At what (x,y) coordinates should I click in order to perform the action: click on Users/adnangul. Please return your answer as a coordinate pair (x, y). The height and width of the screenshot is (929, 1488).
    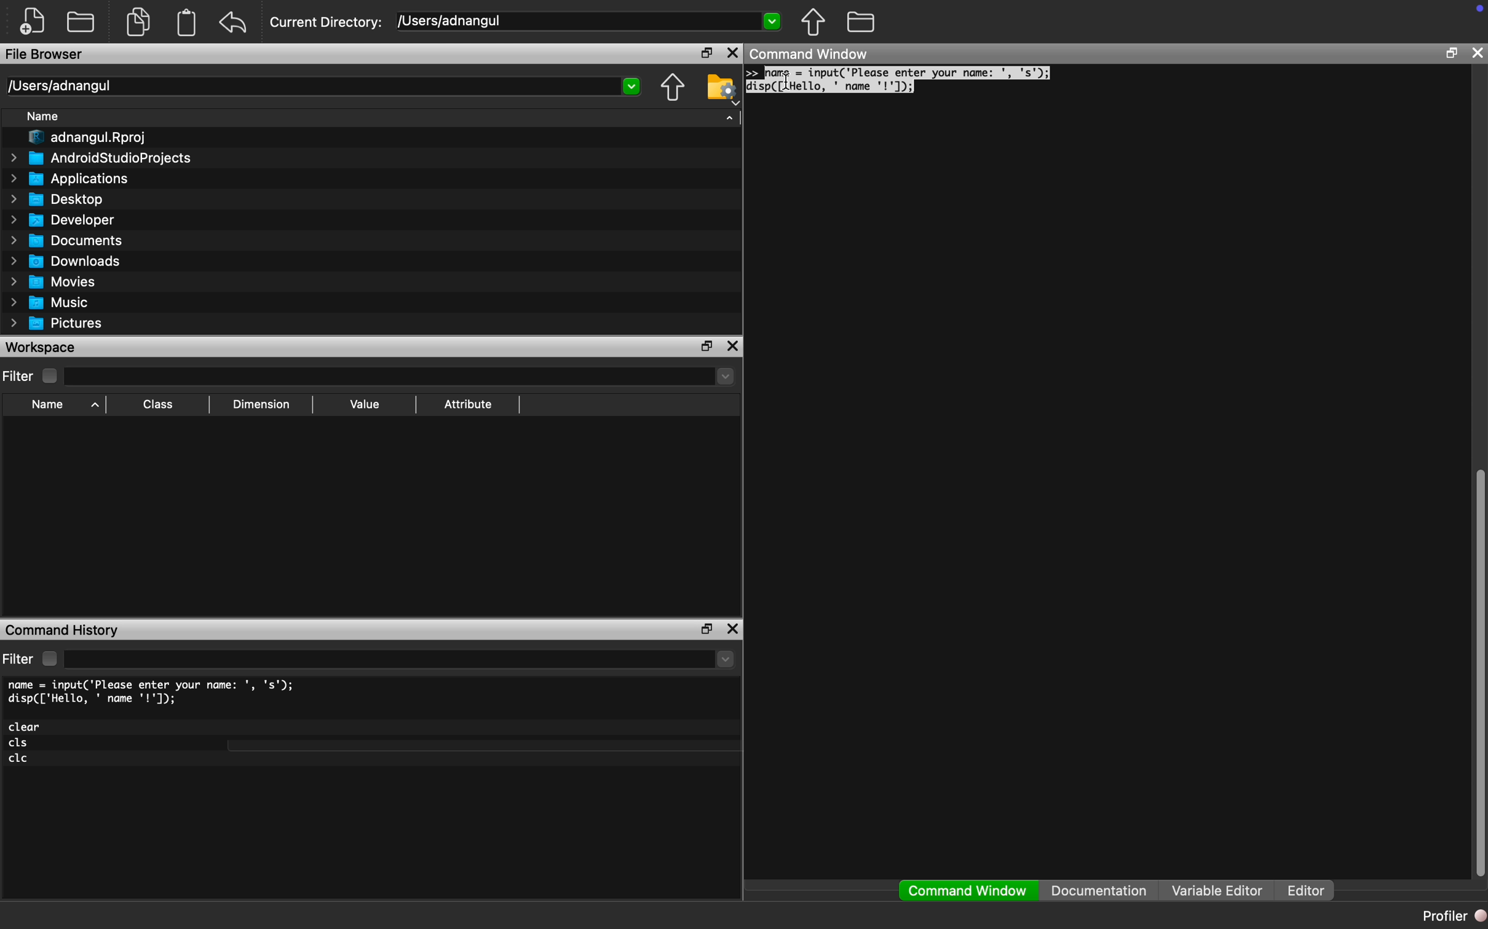
    Looking at the image, I should click on (58, 86).